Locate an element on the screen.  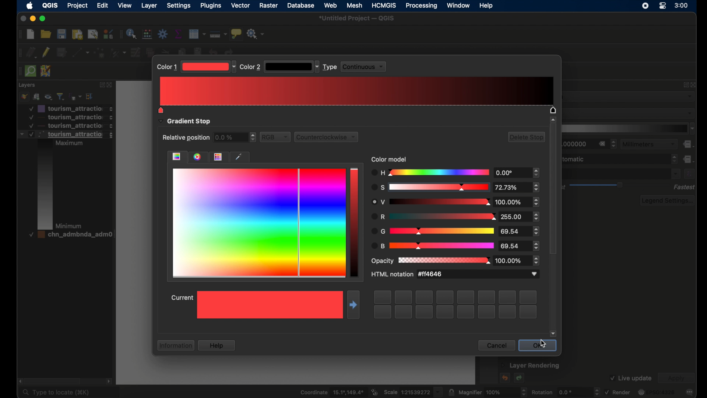
data defined override is located at coordinates (689, 144).